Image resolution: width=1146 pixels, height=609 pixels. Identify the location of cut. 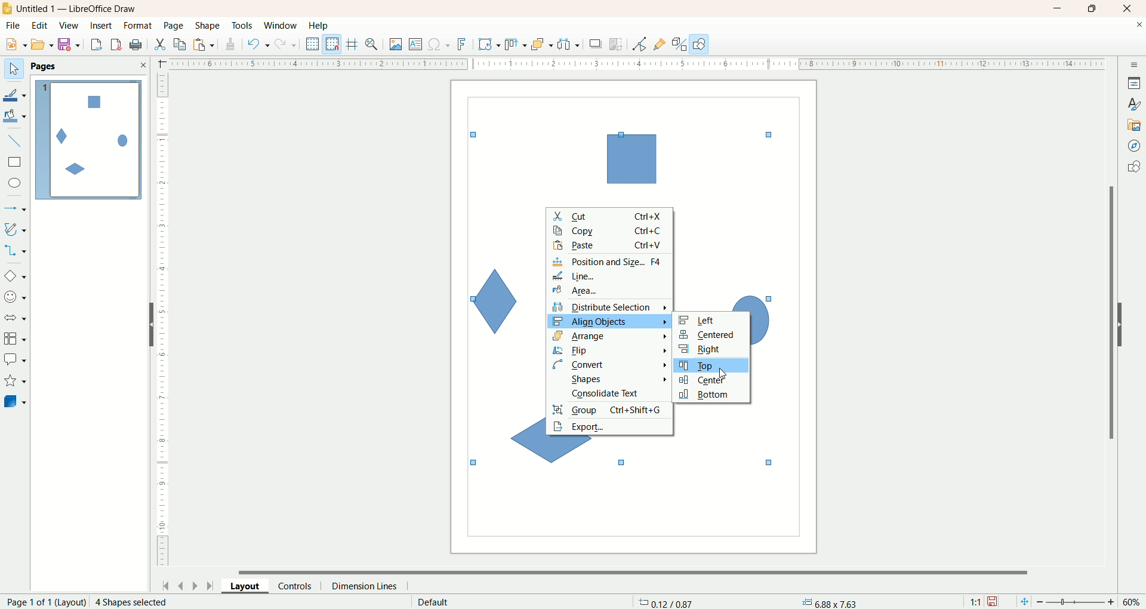
(610, 216).